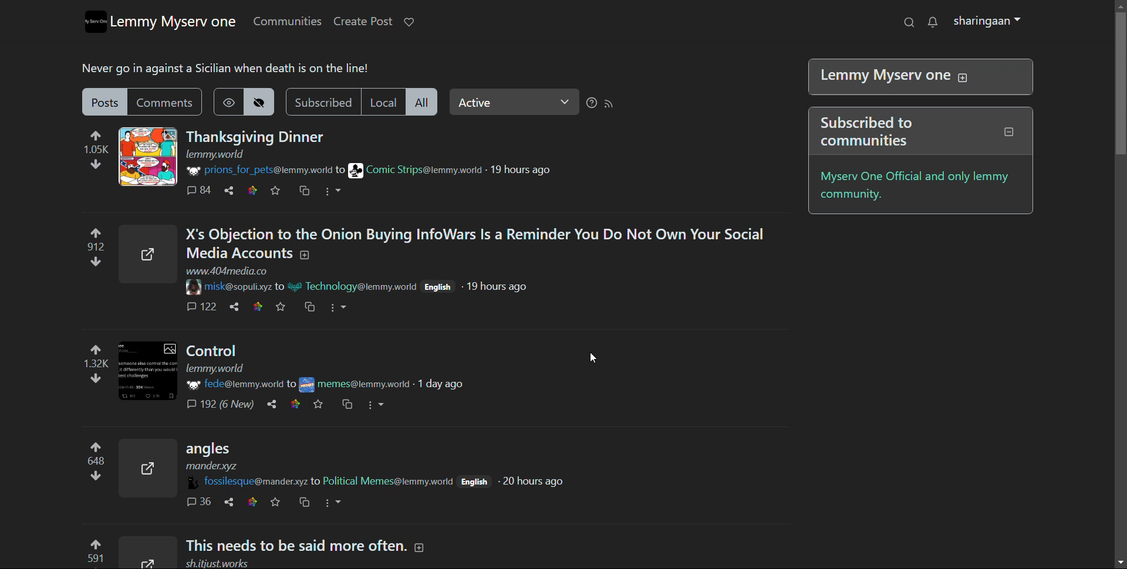 The image size is (1127, 569). What do you see at coordinates (228, 101) in the screenshot?
I see `show hidden posts` at bounding box center [228, 101].